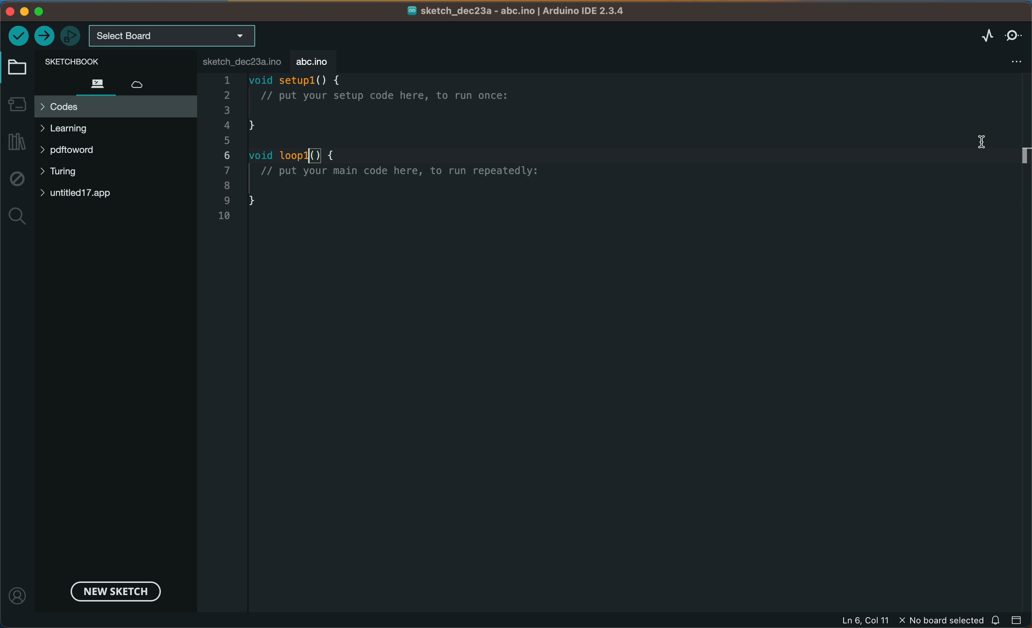 The image size is (1032, 628). Describe the element at coordinates (137, 83) in the screenshot. I see `cloud` at that location.